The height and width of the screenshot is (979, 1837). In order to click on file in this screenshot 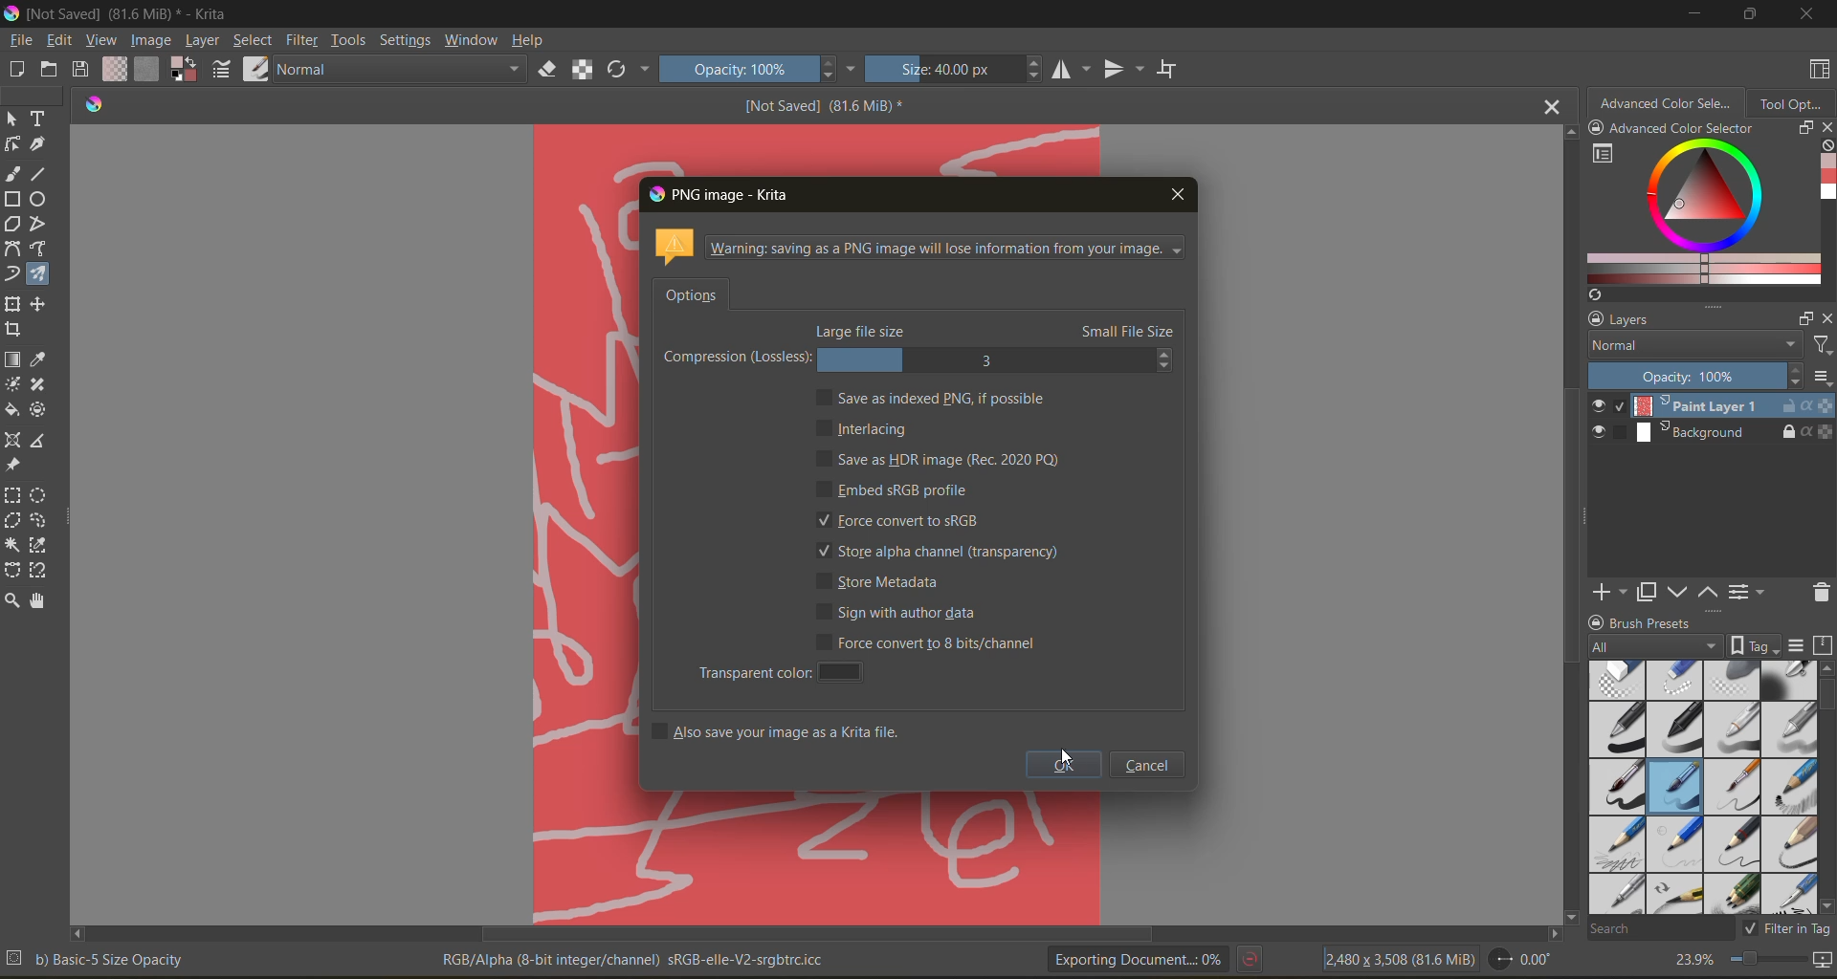, I will do `click(22, 38)`.